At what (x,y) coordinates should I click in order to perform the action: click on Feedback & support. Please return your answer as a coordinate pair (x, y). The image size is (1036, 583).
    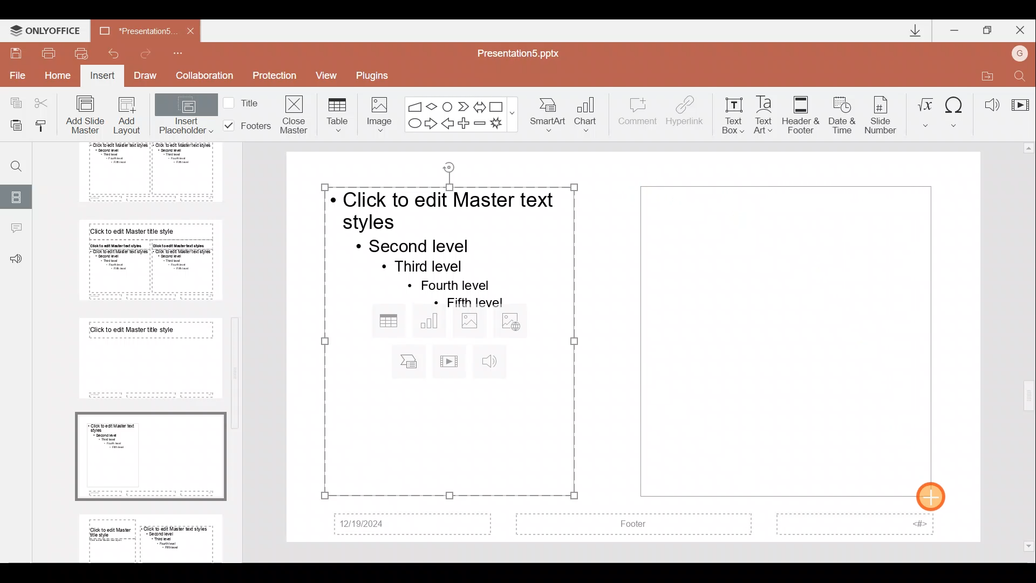
    Looking at the image, I should click on (16, 260).